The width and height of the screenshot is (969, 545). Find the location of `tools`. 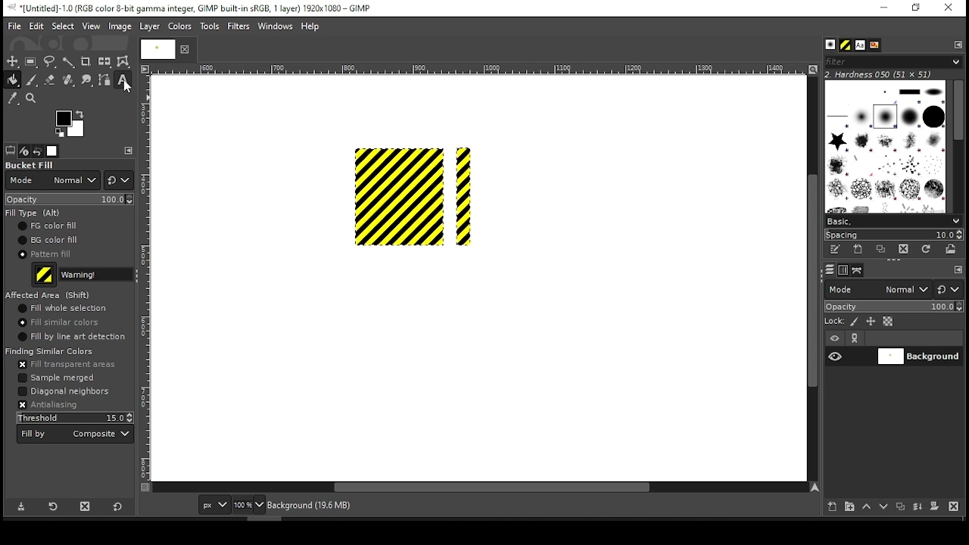

tools is located at coordinates (211, 27).